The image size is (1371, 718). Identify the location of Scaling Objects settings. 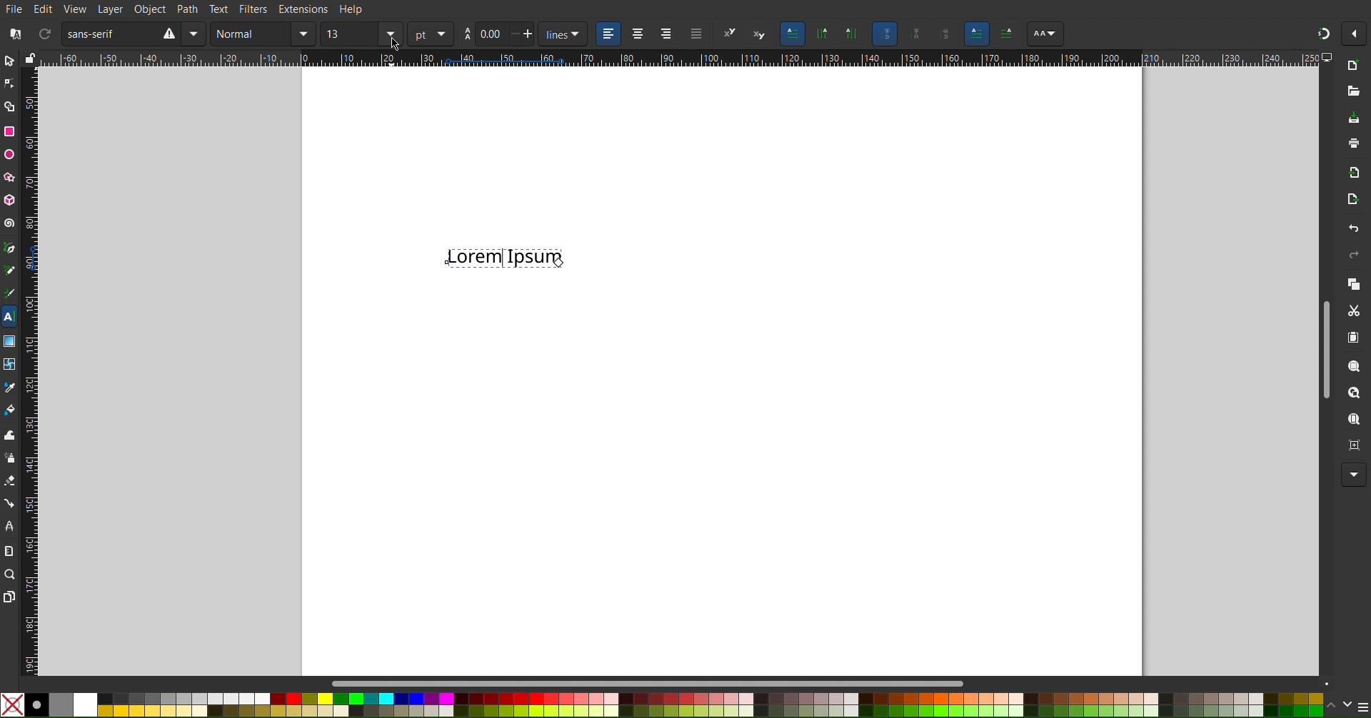
(823, 34).